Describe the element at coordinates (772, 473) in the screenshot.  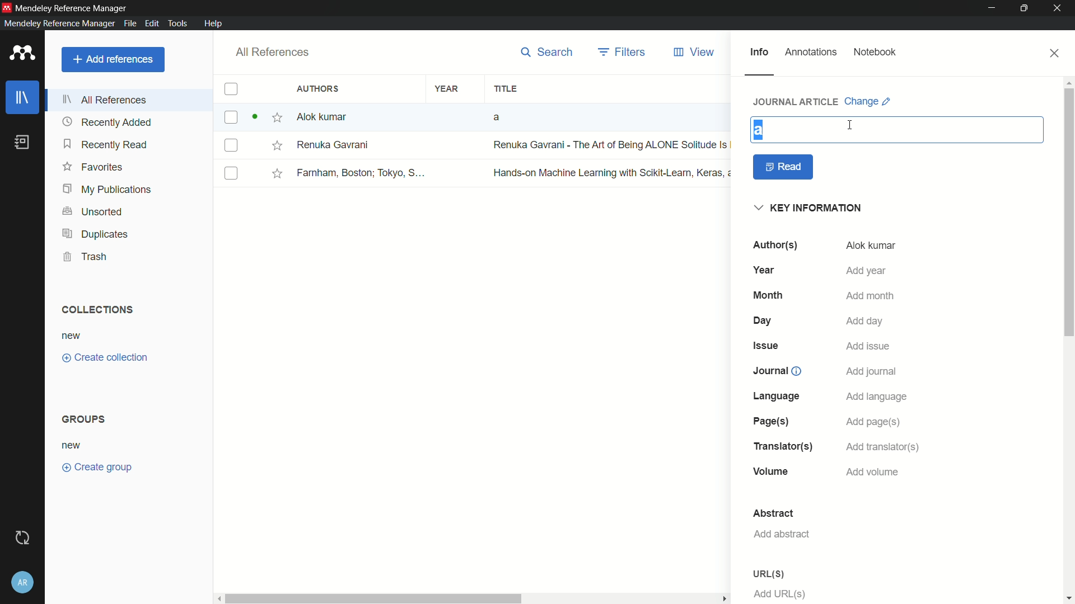
I see `volume` at that location.